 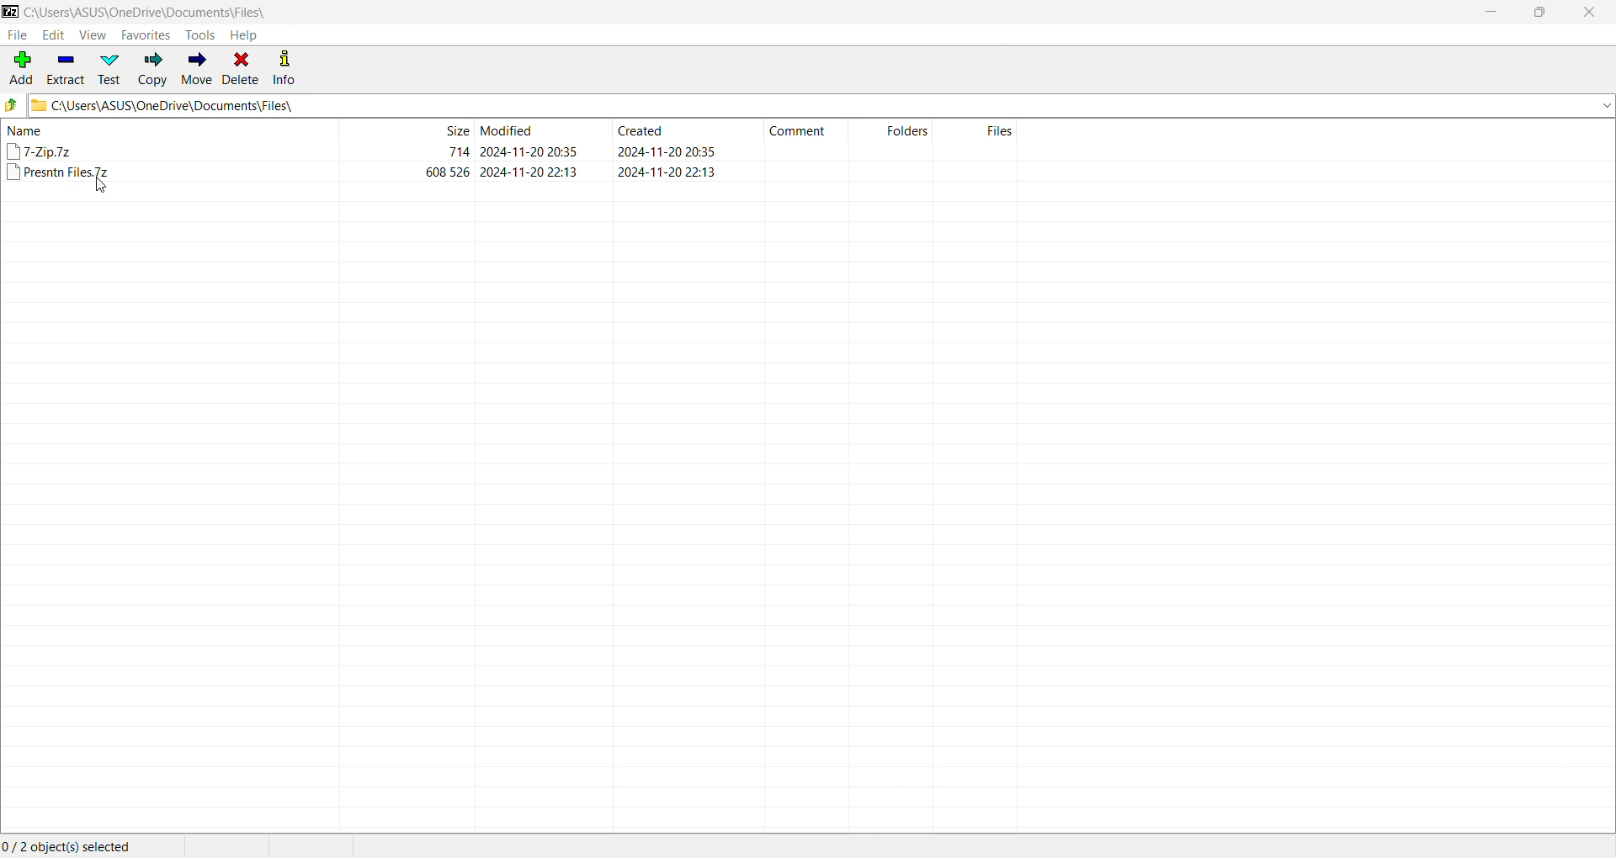 I want to click on created, so click(x=641, y=130).